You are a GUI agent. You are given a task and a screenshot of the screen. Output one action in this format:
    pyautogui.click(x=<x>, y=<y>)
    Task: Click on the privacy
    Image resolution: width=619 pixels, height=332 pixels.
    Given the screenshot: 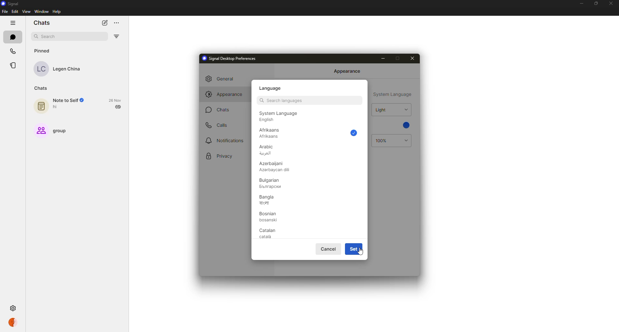 What is the action you would take?
    pyautogui.click(x=219, y=156)
    